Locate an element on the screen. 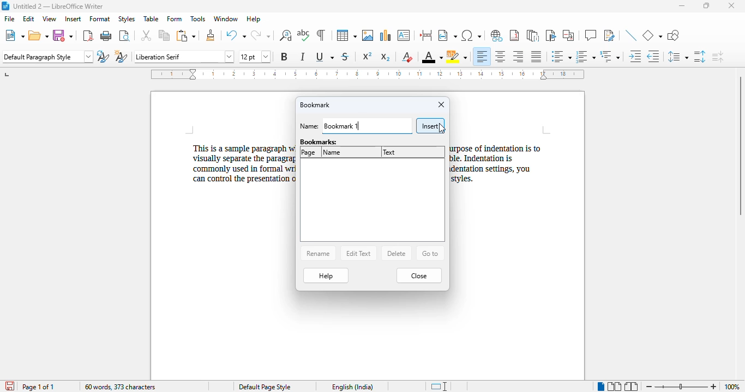  spelling is located at coordinates (304, 35).